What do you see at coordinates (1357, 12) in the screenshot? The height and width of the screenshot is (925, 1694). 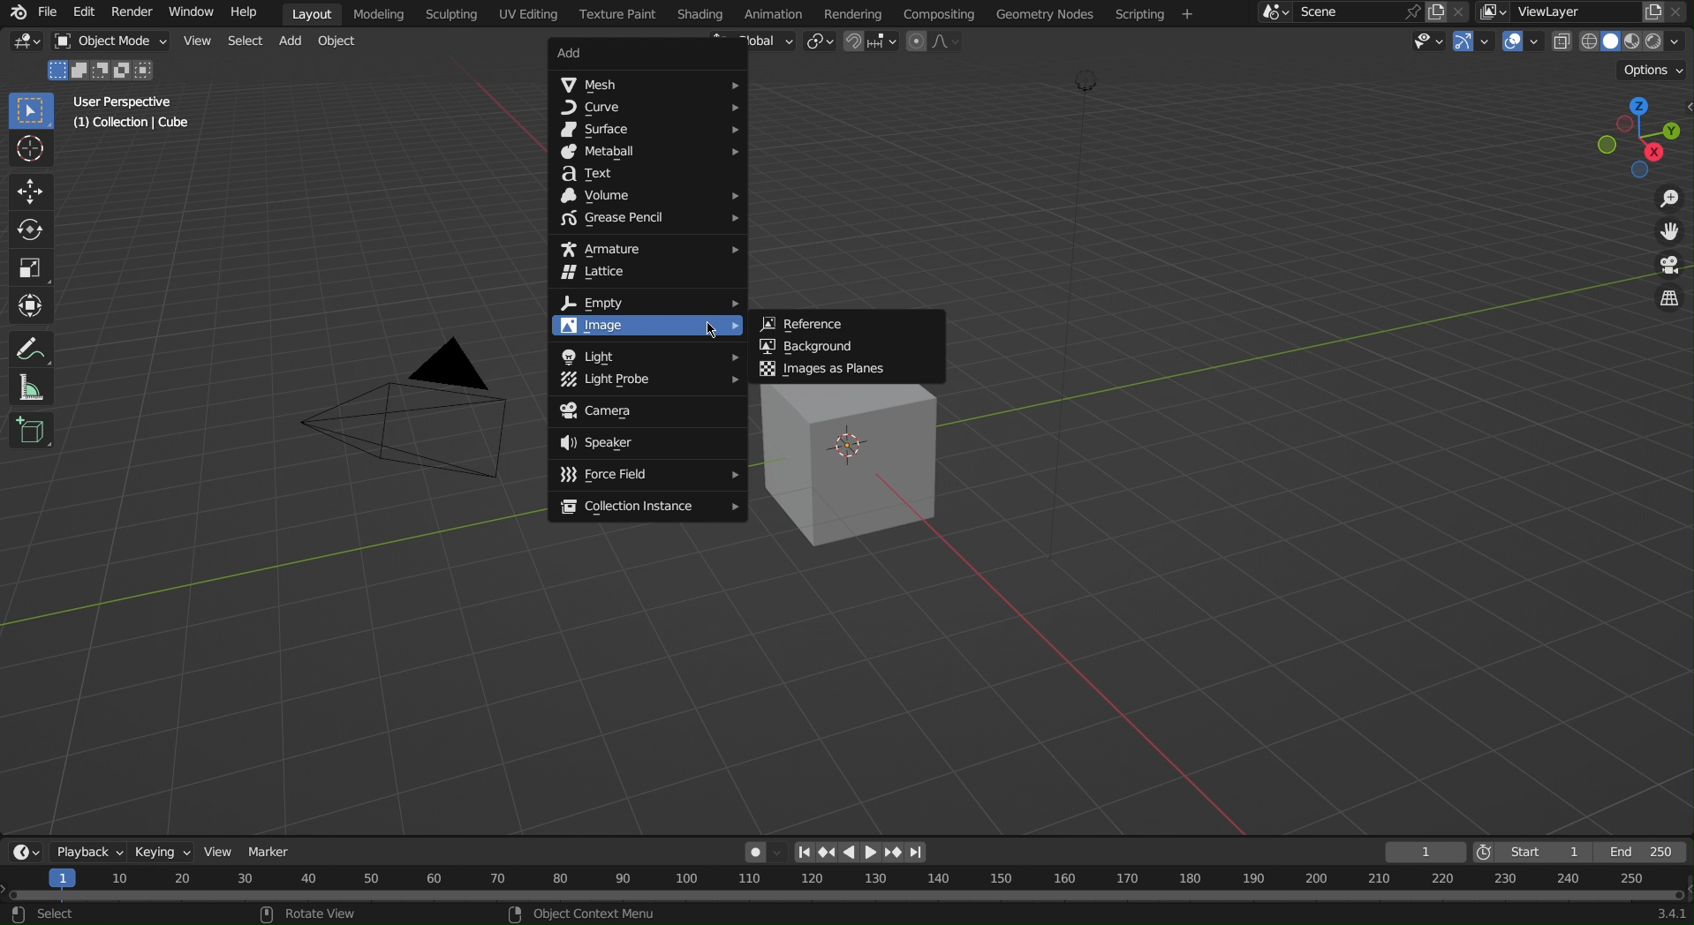 I see `Scene` at bounding box center [1357, 12].